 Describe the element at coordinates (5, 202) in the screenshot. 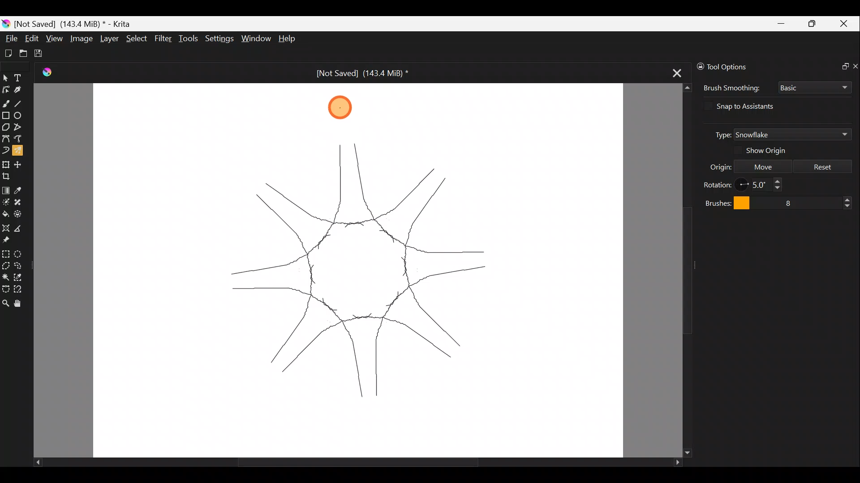

I see `Colorize mask tool` at that location.